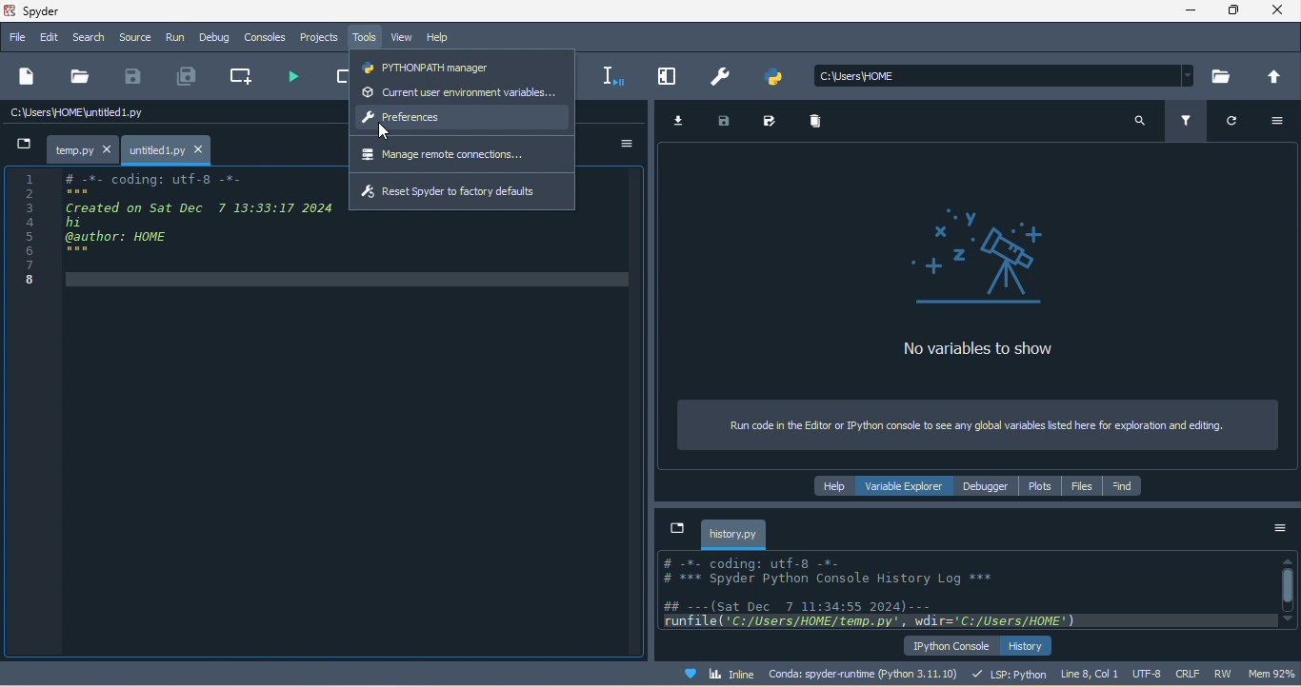 Image resolution: width=1301 pixels, height=687 pixels. What do you see at coordinates (175, 38) in the screenshot?
I see `run` at bounding box center [175, 38].